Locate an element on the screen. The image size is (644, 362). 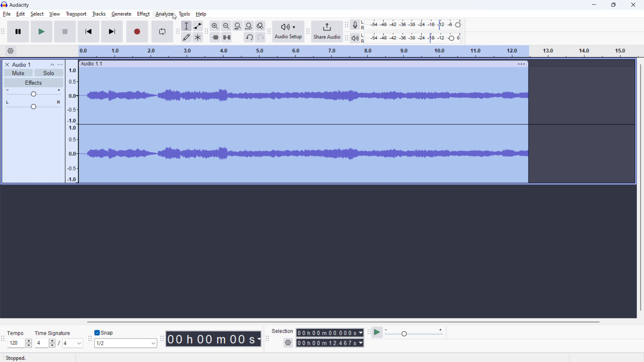
help is located at coordinates (202, 14).